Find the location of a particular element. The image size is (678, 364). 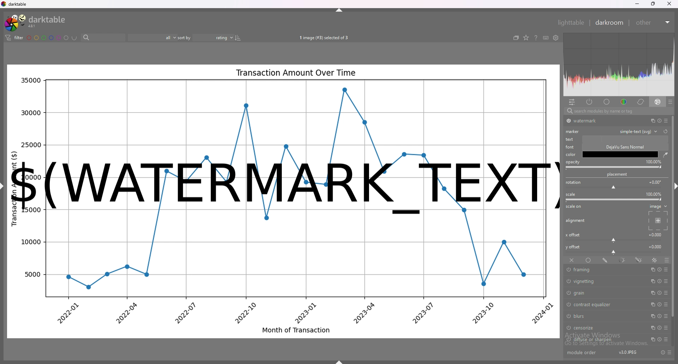

filter is located at coordinates (15, 38).